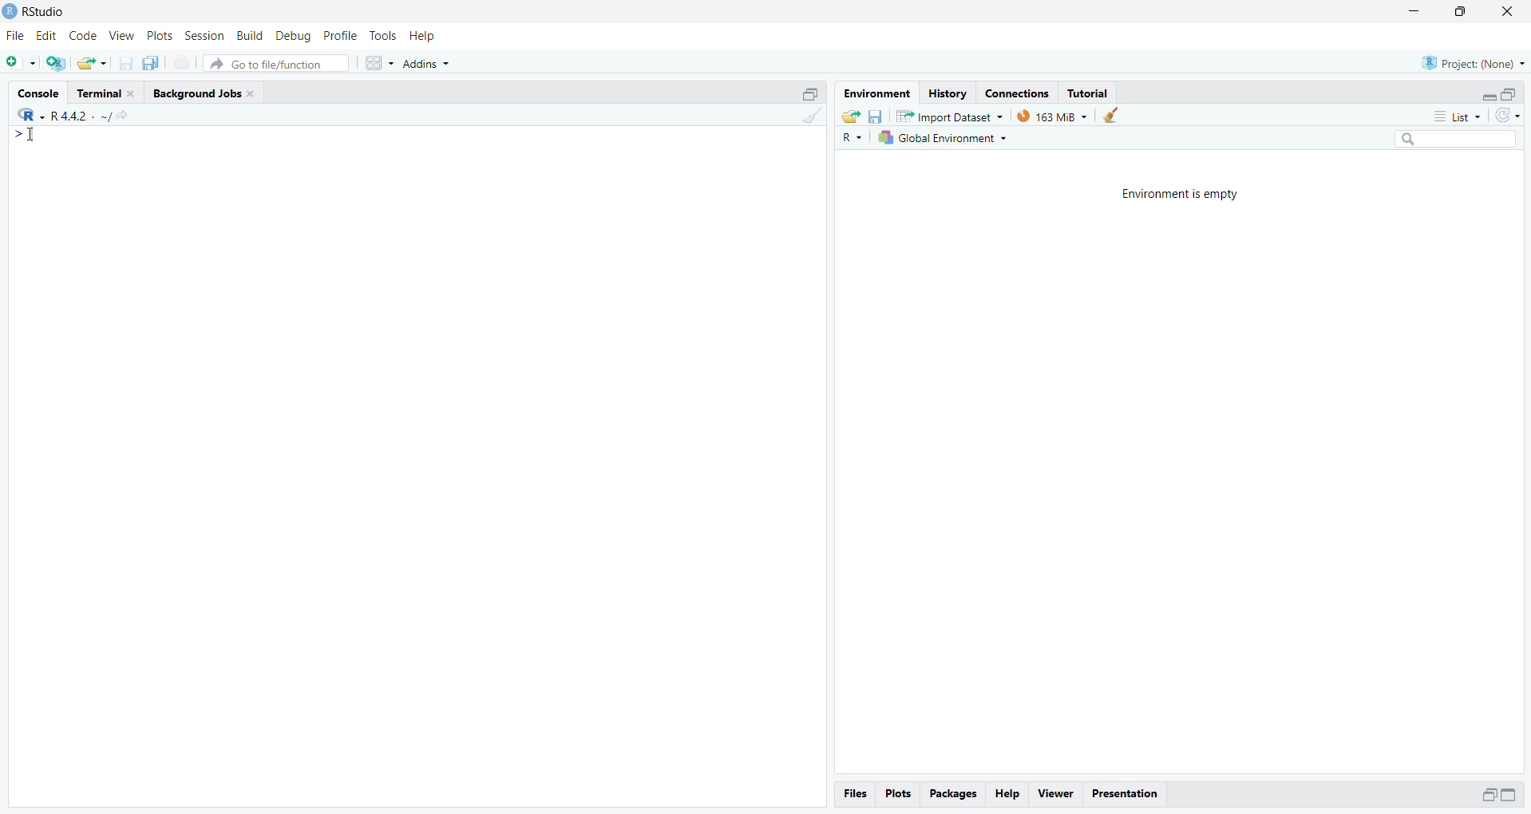  Describe the element at coordinates (1507, 95) in the screenshot. I see `open in separate window` at that location.